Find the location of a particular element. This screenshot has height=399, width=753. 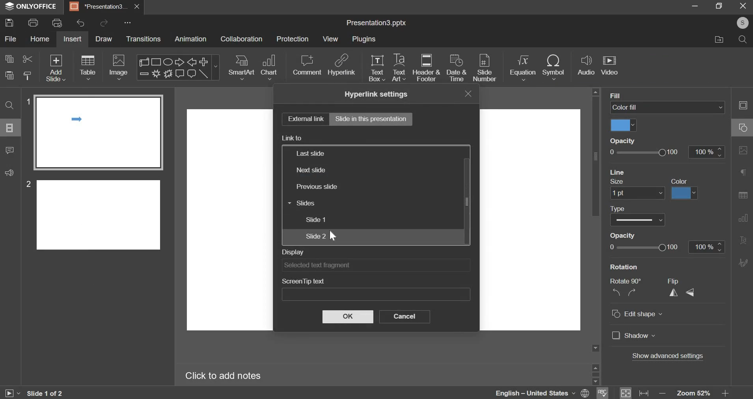

language is located at coordinates (524, 392).